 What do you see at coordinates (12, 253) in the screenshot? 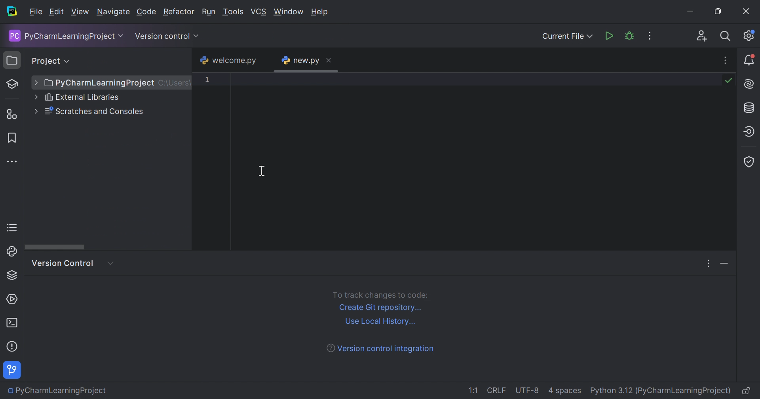
I see `Python Console` at bounding box center [12, 253].